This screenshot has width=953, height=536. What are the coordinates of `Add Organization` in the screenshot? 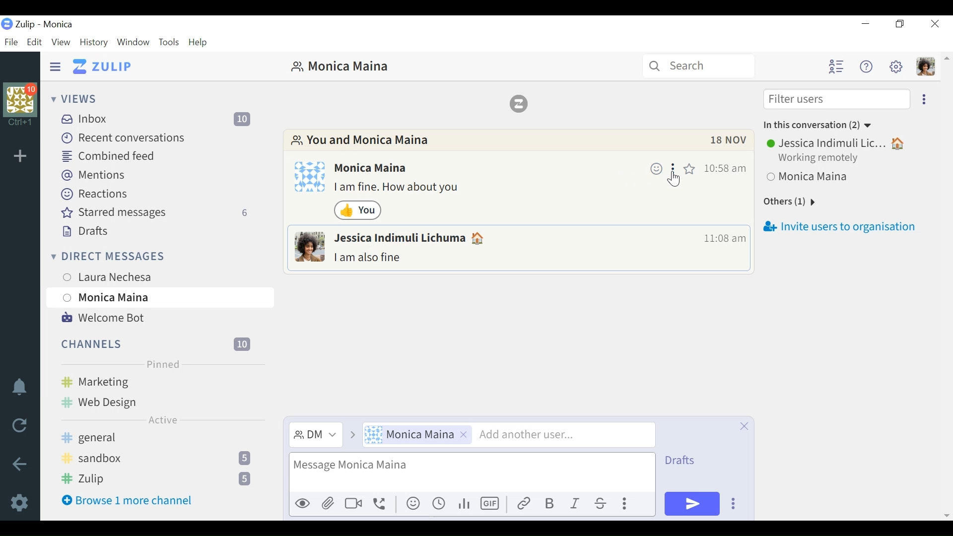 It's located at (20, 157).